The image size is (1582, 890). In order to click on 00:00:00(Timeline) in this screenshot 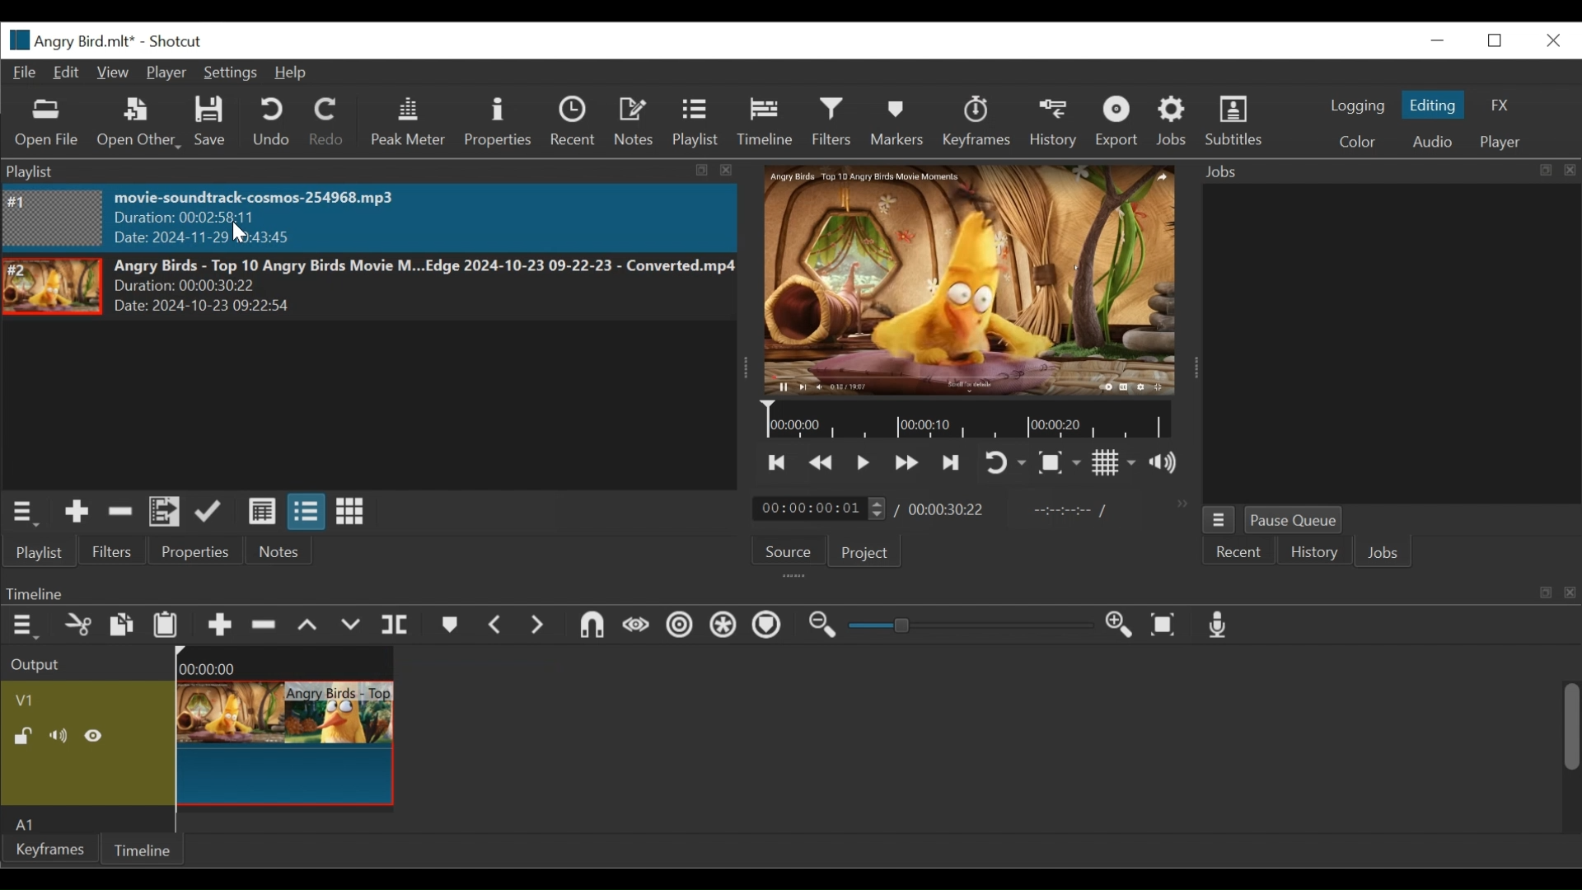, I will do `click(290, 663)`.